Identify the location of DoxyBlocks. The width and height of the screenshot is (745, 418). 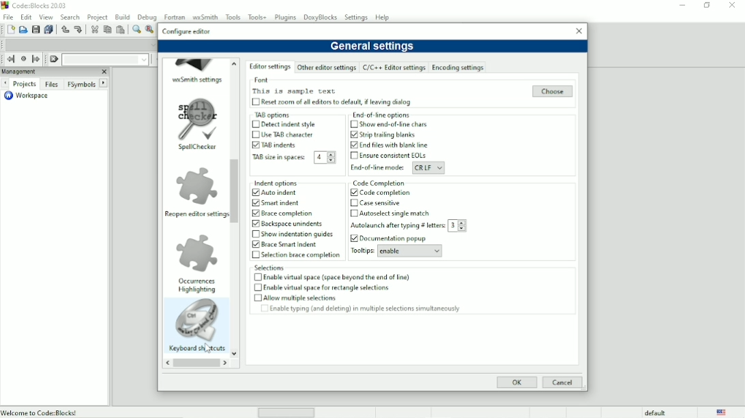
(321, 17).